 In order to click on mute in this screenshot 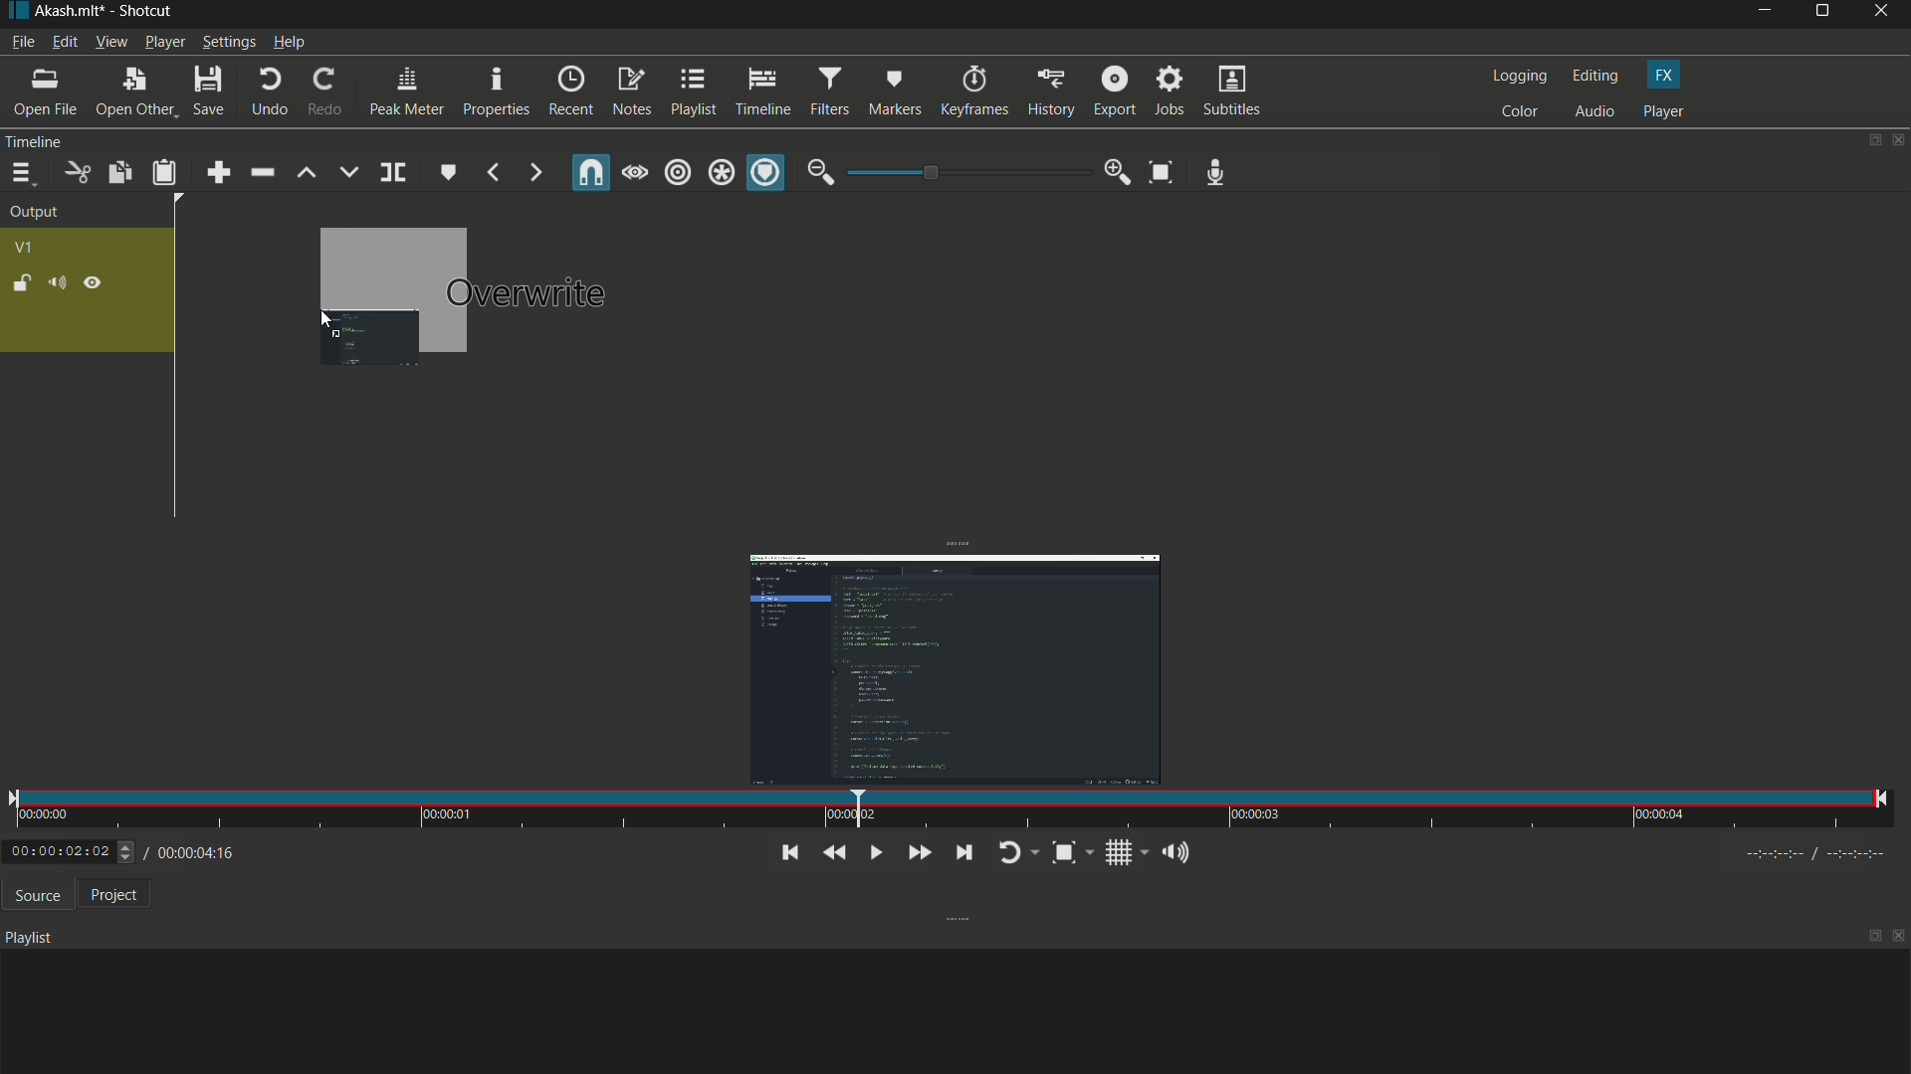, I will do `click(56, 282)`.